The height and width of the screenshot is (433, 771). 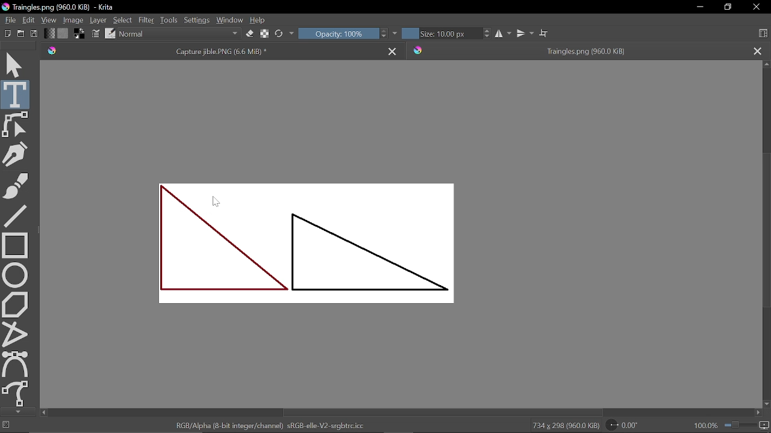 What do you see at coordinates (766, 404) in the screenshot?
I see `Move down` at bounding box center [766, 404].